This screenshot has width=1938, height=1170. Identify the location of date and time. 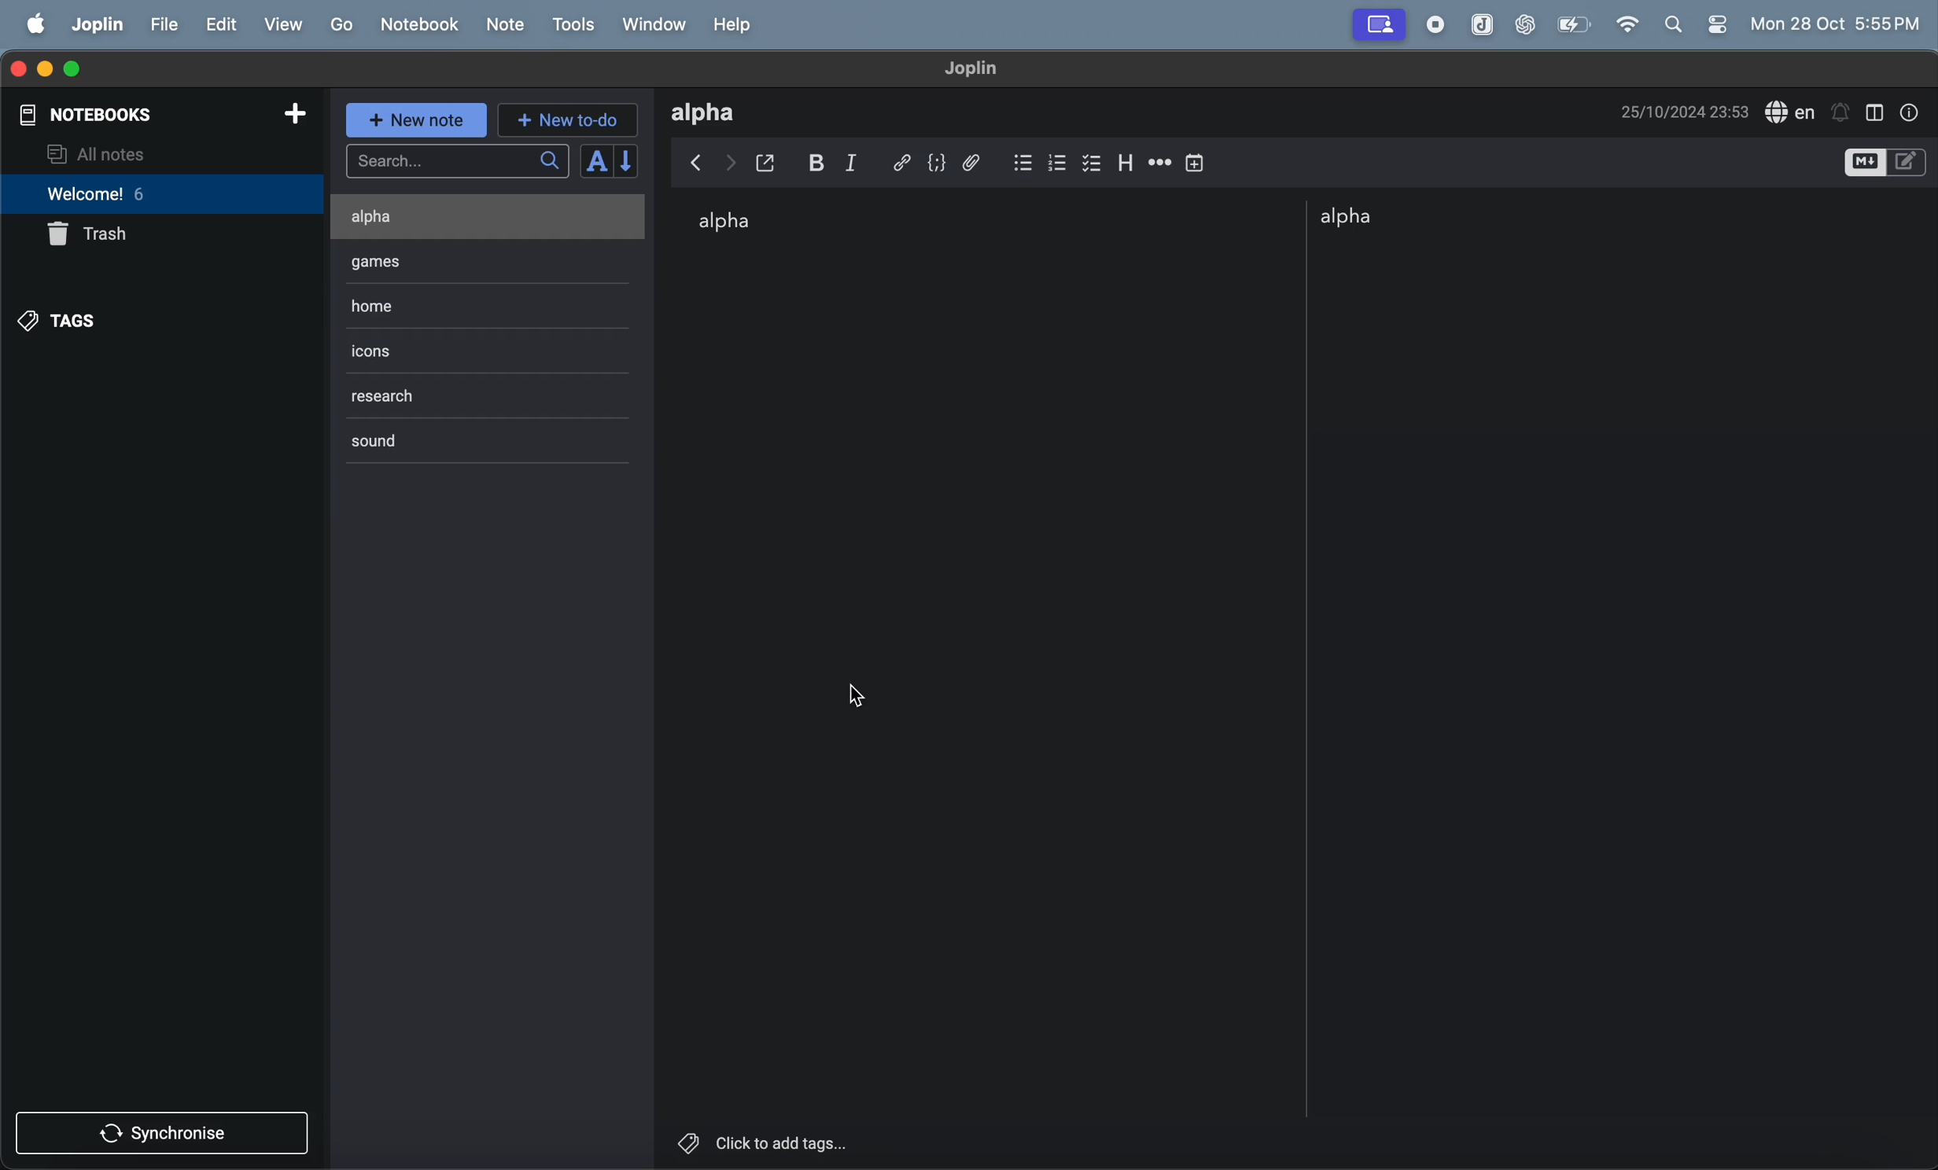
(1686, 110).